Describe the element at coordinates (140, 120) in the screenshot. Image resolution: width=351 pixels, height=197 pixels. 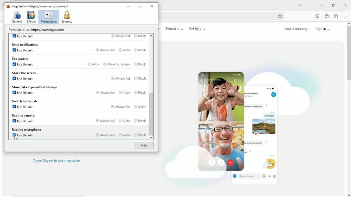
I see `Block` at that location.